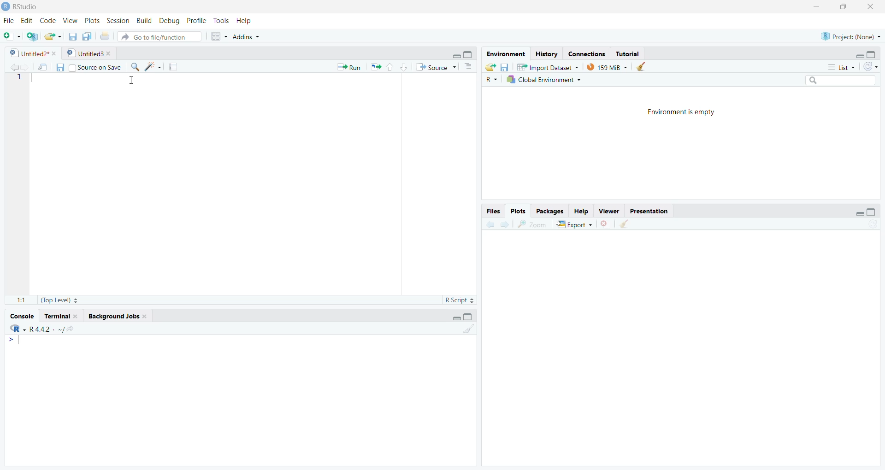 This screenshot has height=470, width=885. I want to click on Row number, so click(17, 80).